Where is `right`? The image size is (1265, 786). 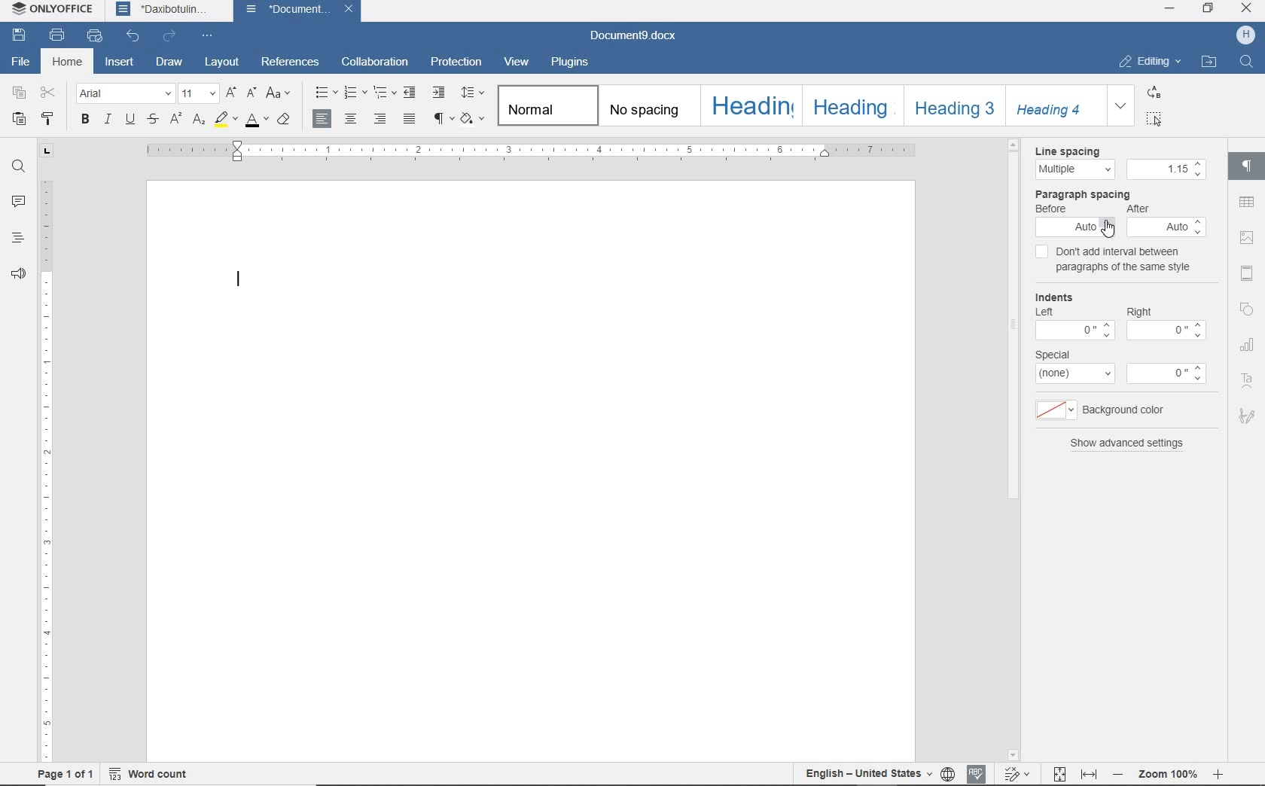
right is located at coordinates (1139, 312).